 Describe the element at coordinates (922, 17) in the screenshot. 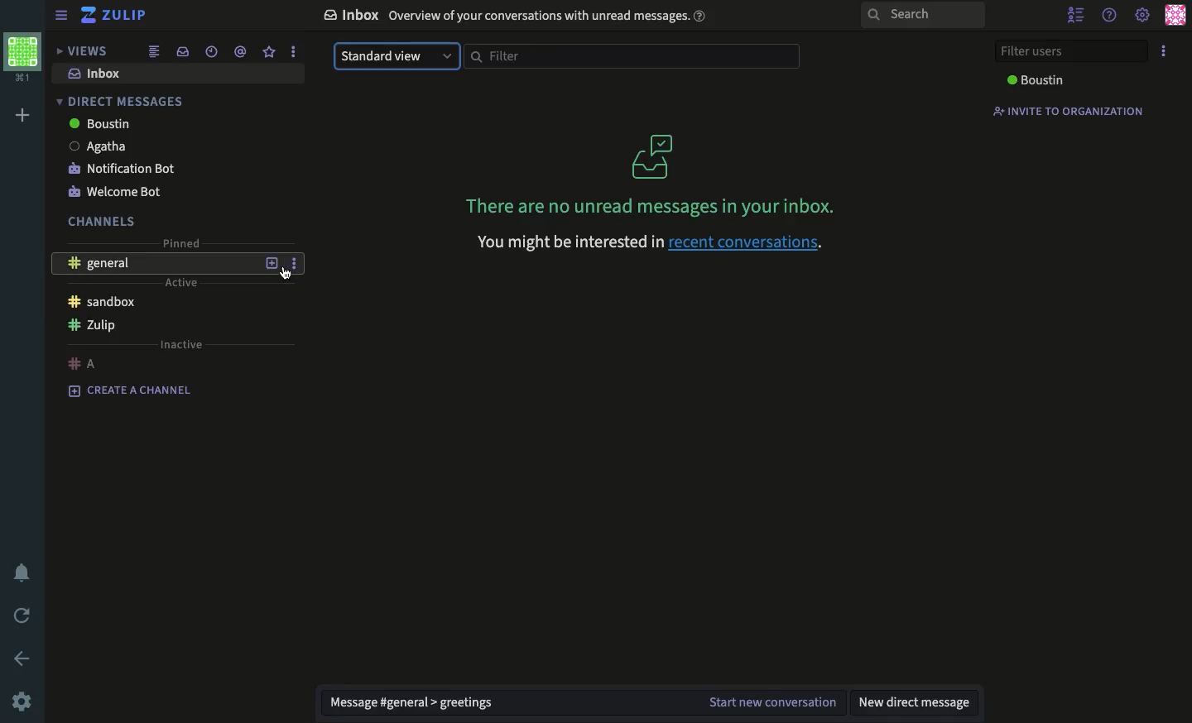

I see `search` at that location.